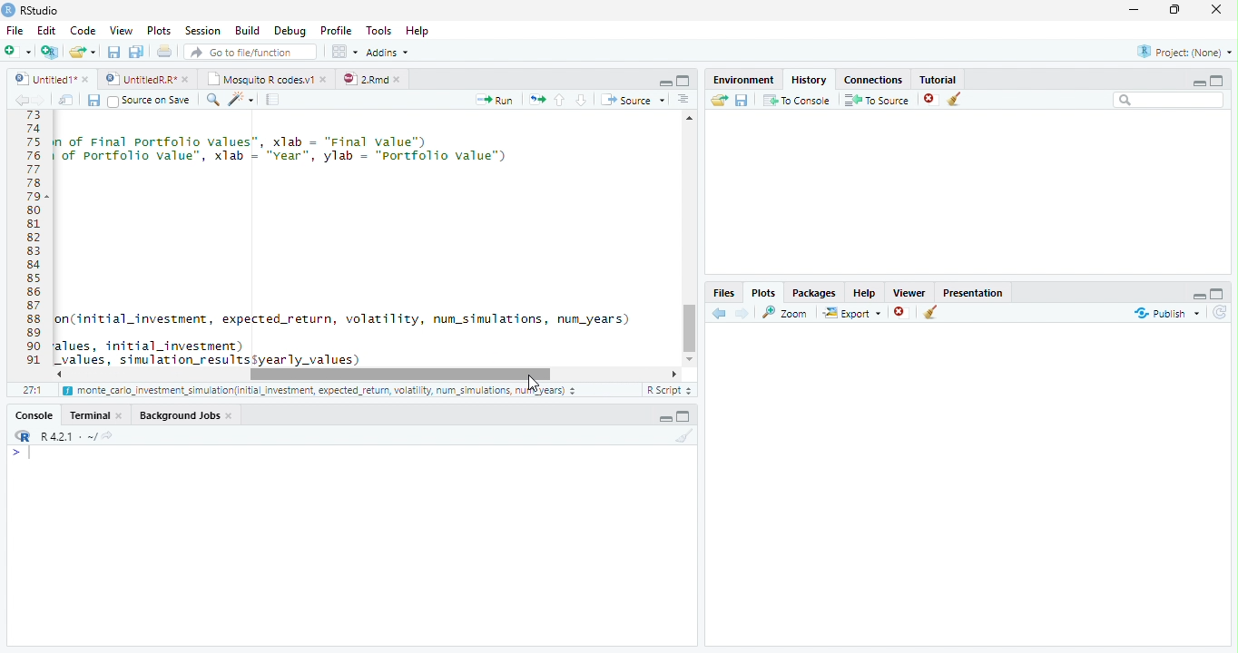  Describe the element at coordinates (321, 392) in the screenshot. I see `monte_cario investment _simuiation{initial investment, expected_return, volatility, num simulations, num years)` at that location.